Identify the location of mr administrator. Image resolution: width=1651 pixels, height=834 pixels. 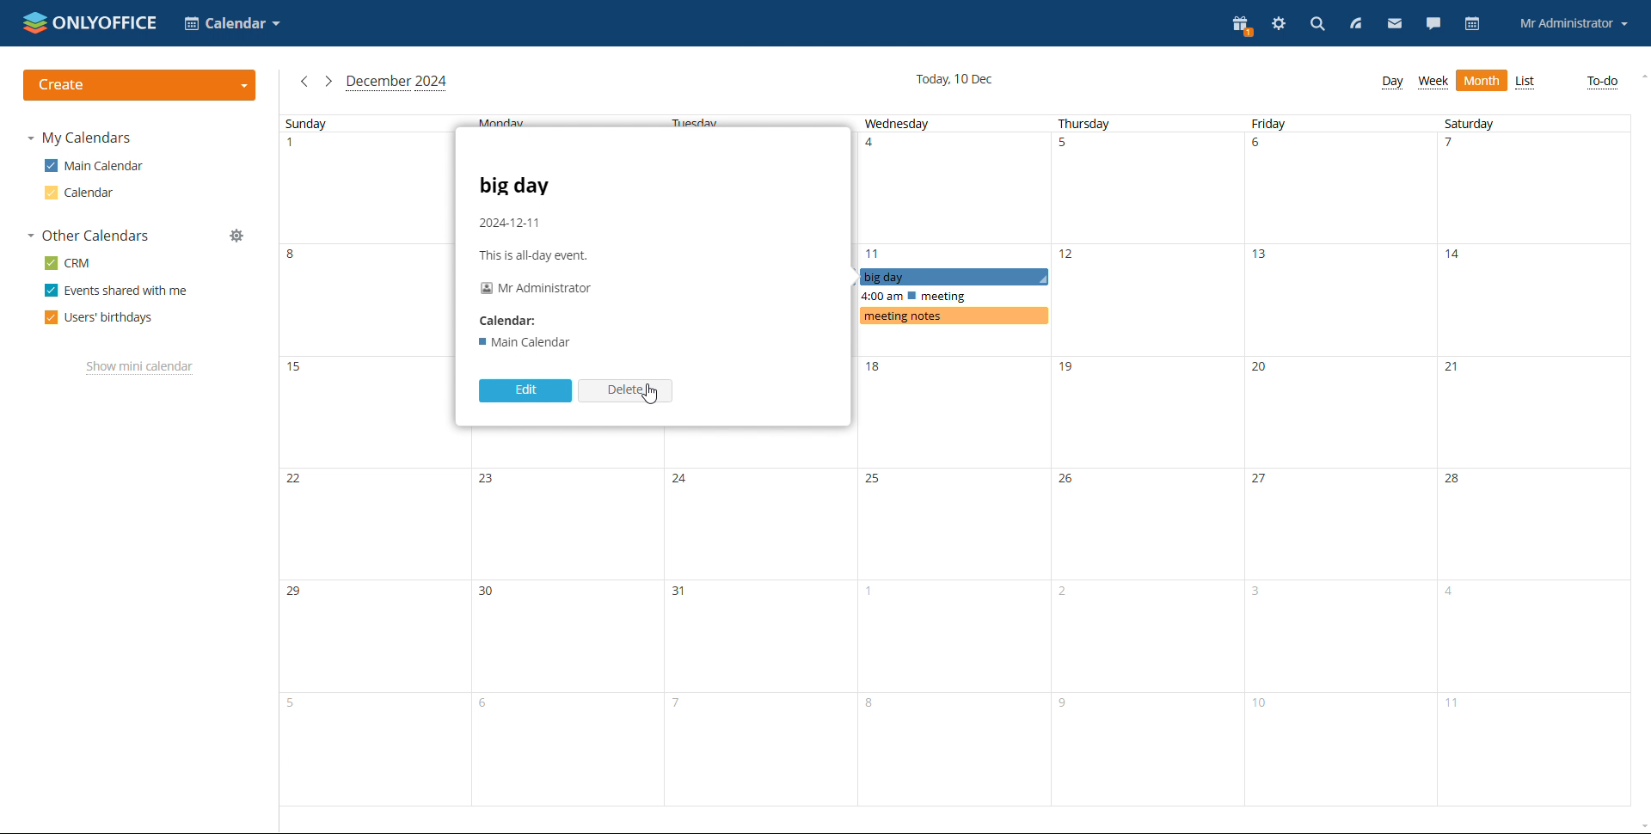
(539, 290).